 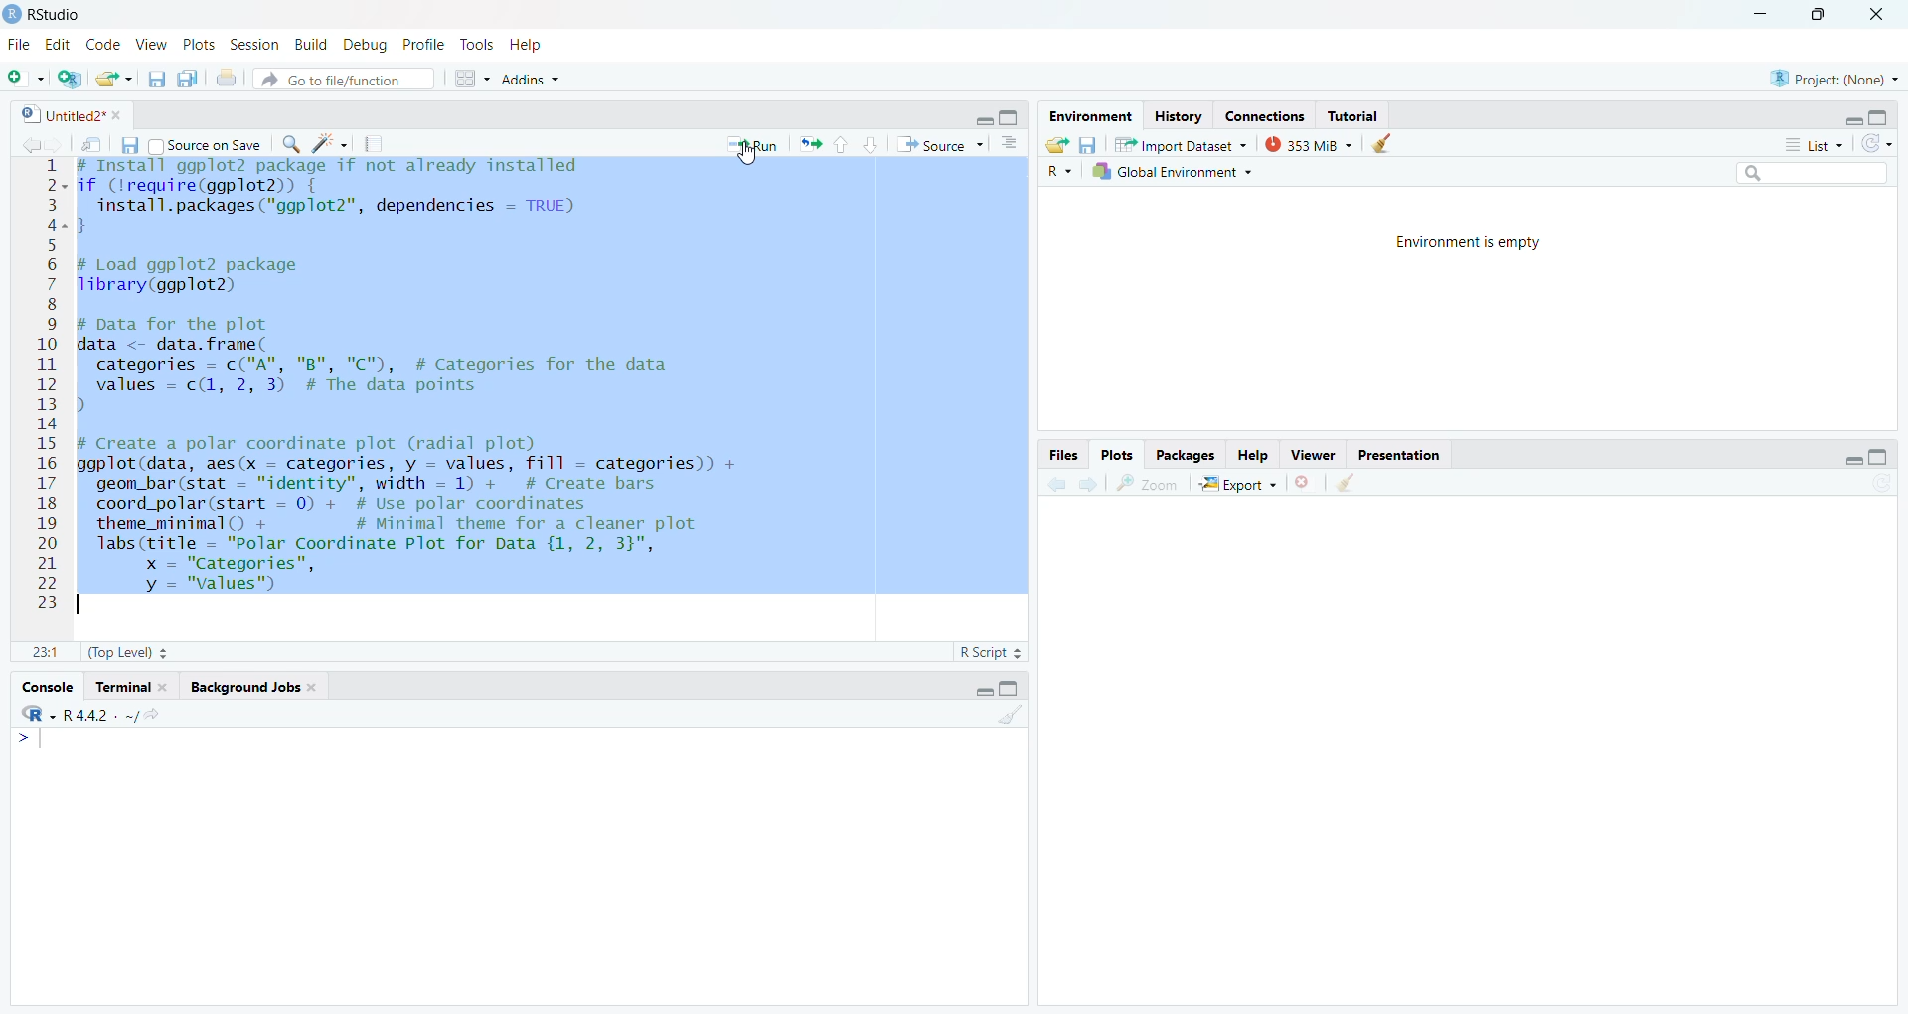 What do you see at coordinates (252, 46) in the screenshot?
I see `Session` at bounding box center [252, 46].